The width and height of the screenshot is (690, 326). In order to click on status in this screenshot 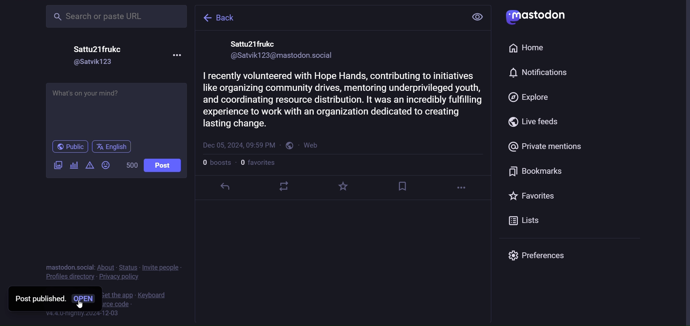, I will do `click(126, 266)`.